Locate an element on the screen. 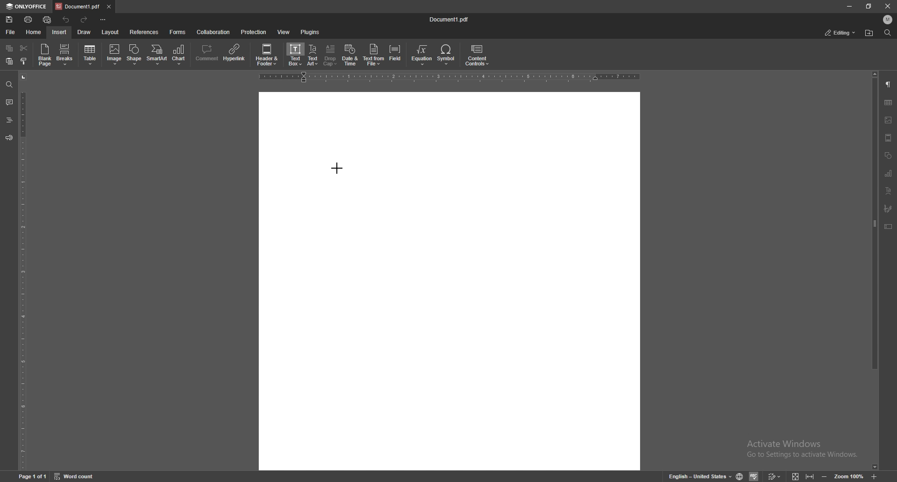 This screenshot has height=482, width=897. chart is located at coordinates (180, 55).